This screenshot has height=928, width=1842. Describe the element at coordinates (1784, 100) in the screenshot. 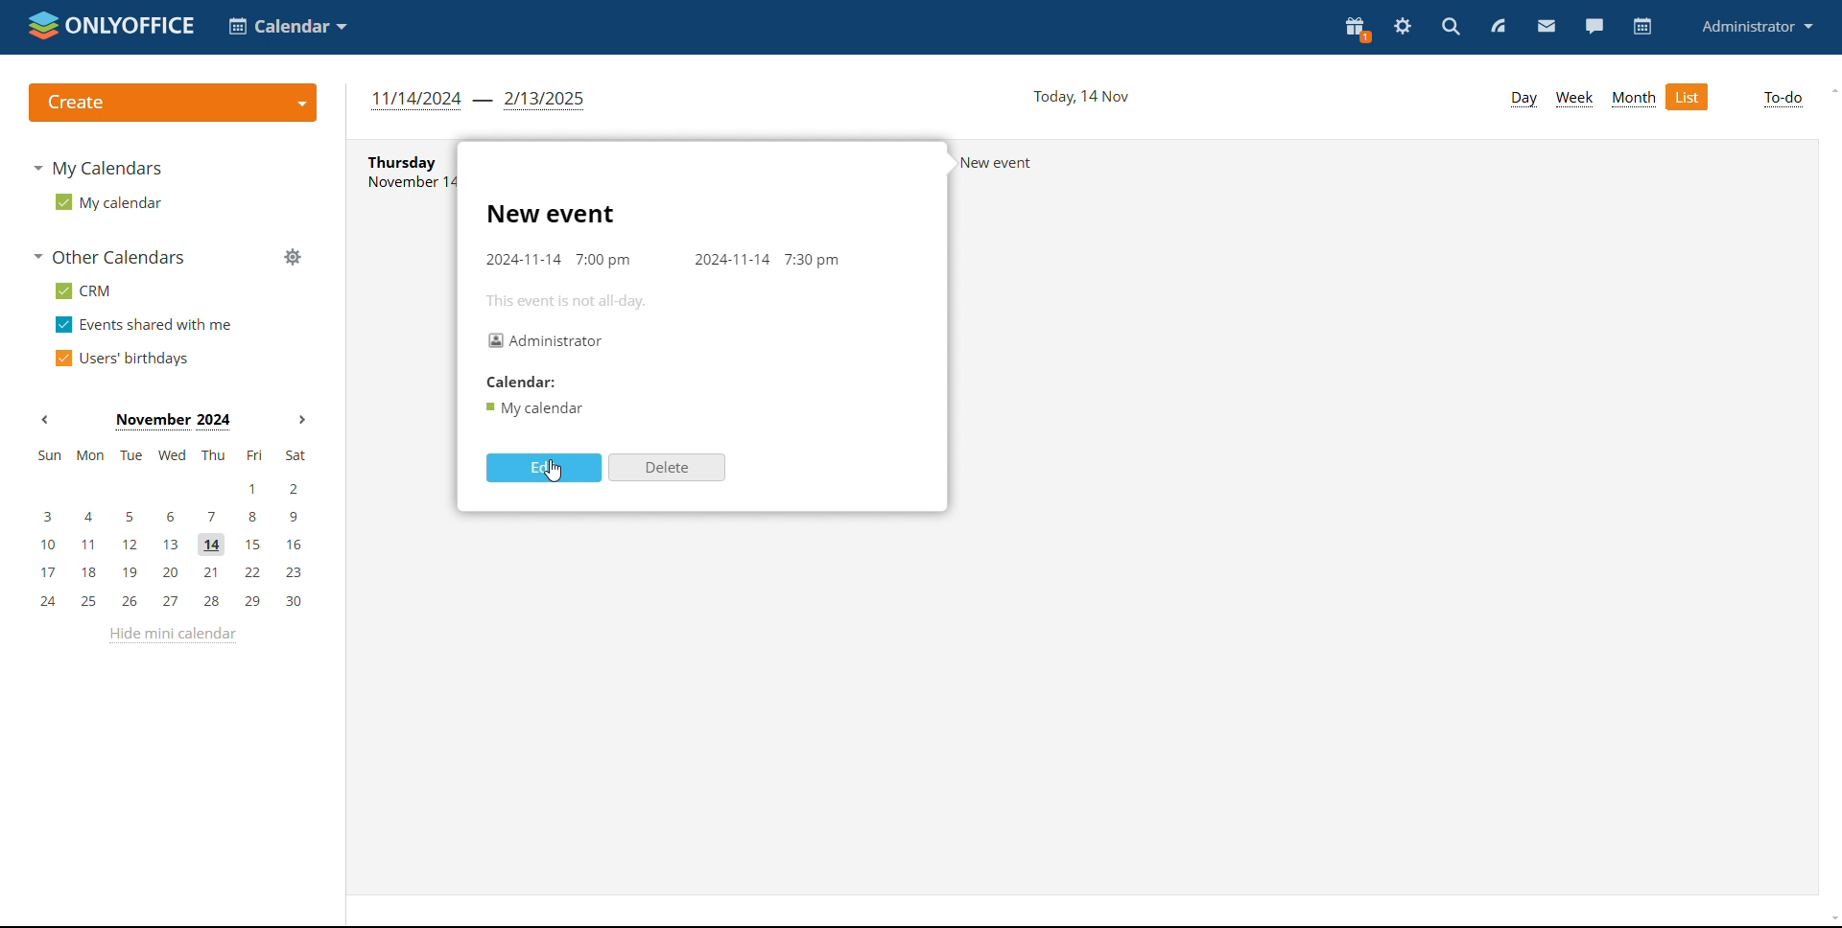

I see `to-do` at that location.